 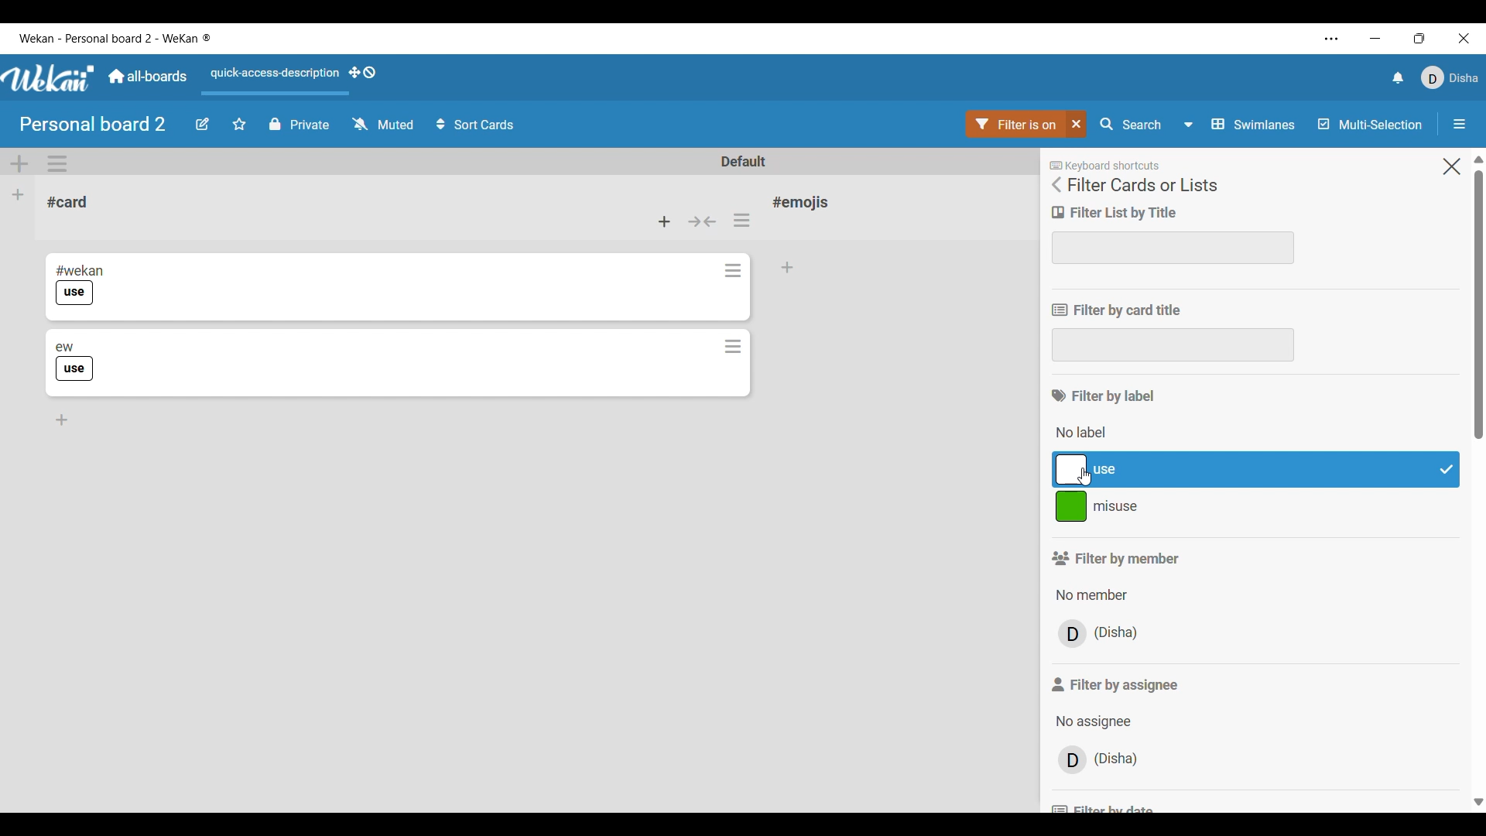 I want to click on color, so click(x=1070, y=470).